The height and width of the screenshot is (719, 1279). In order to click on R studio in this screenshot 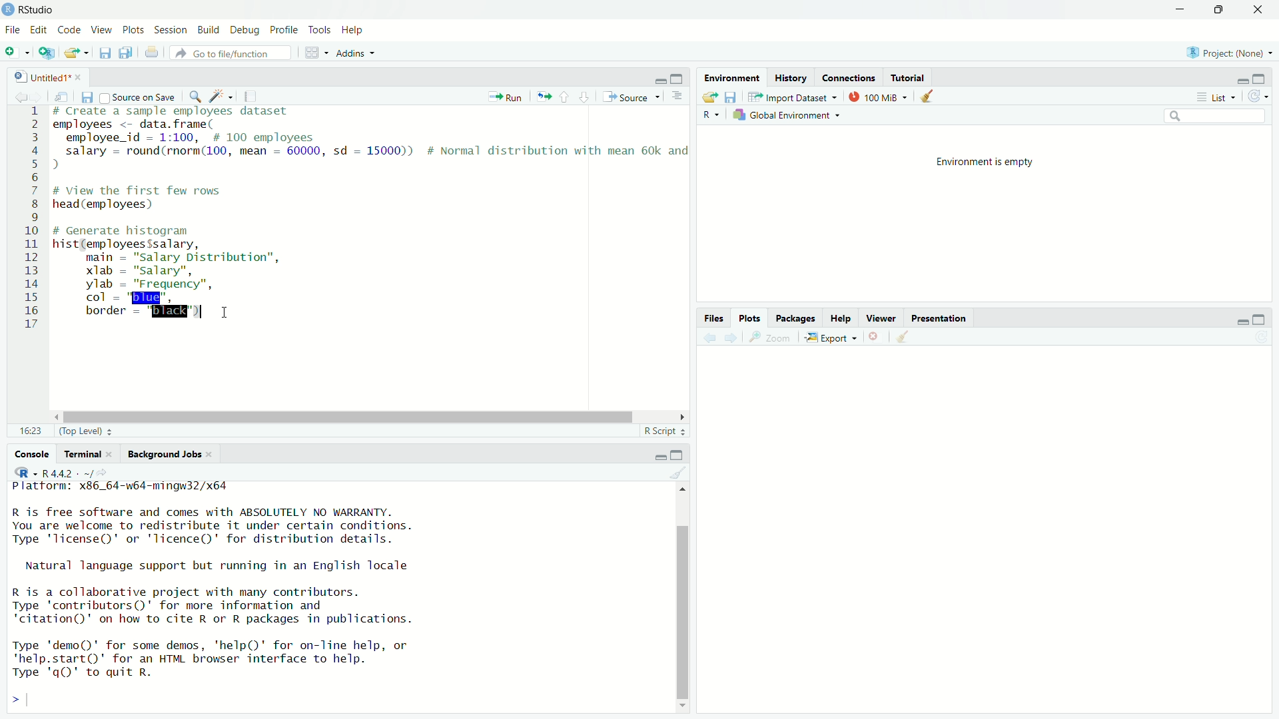, I will do `click(37, 10)`.